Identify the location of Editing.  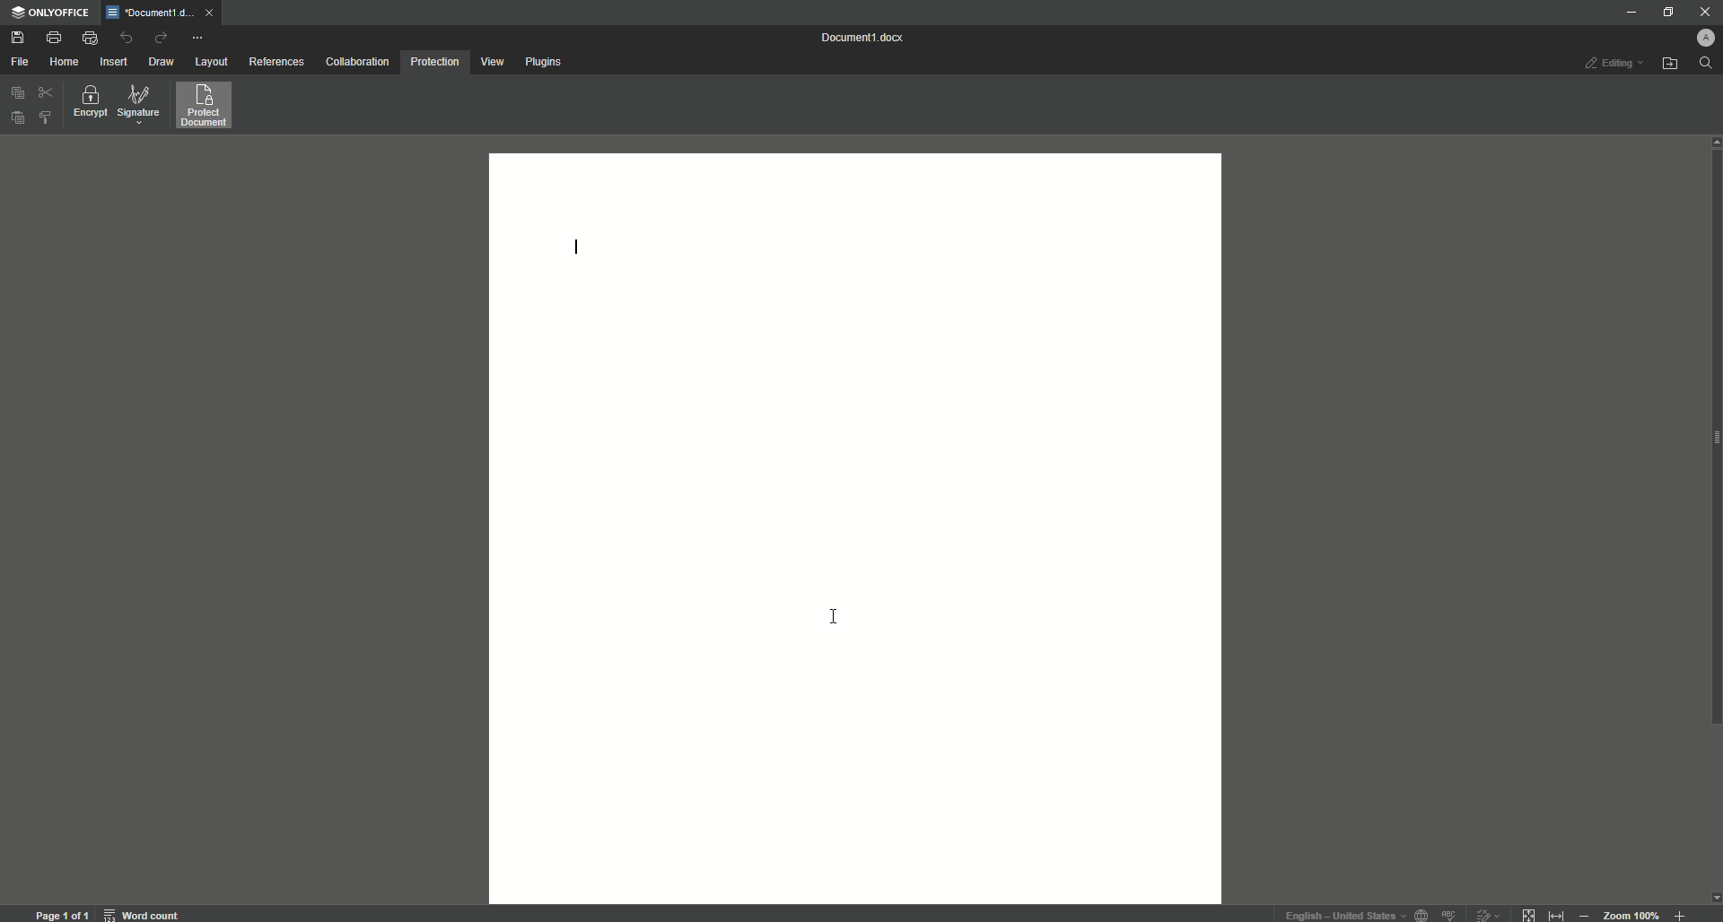
(1613, 65).